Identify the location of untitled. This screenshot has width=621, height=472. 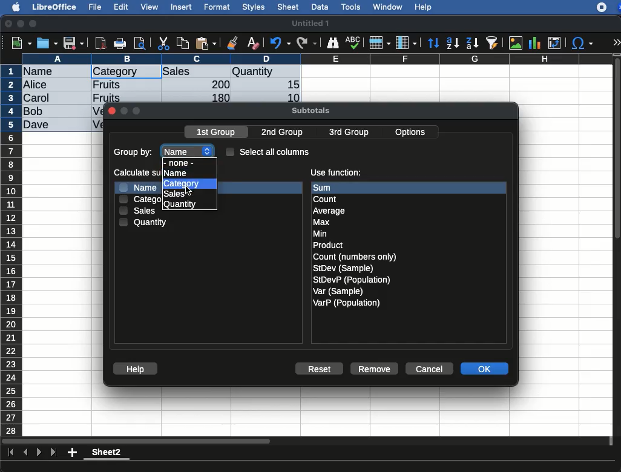
(310, 24).